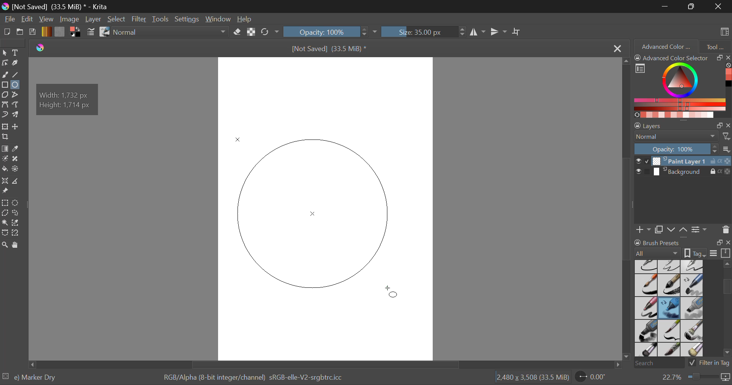 This screenshot has width=732, height=385. Describe the element at coordinates (220, 19) in the screenshot. I see `Window` at that location.